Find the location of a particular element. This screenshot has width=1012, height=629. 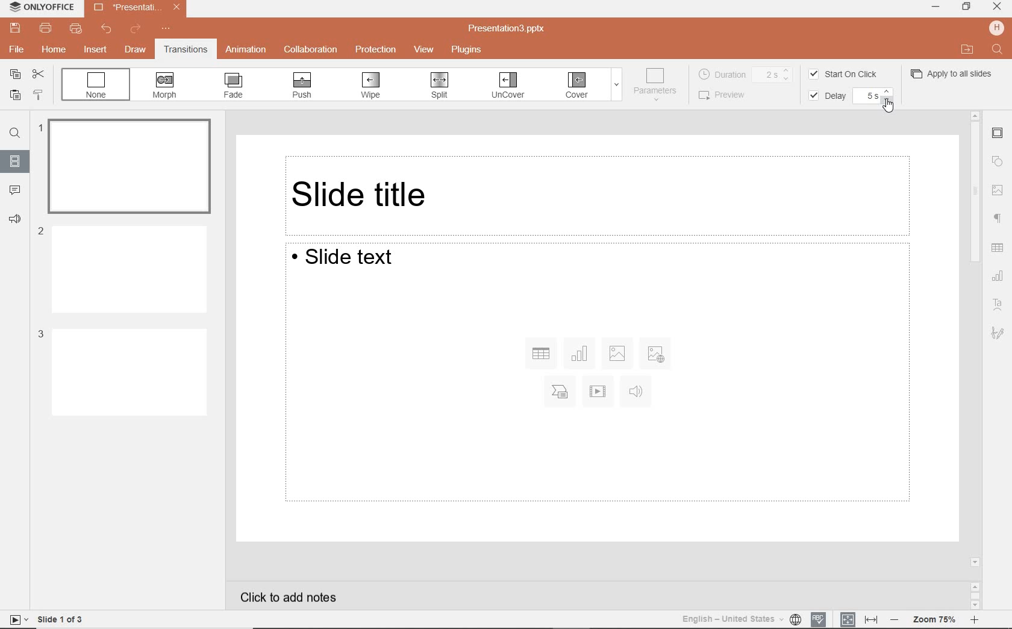

Slide Text is located at coordinates (596, 374).